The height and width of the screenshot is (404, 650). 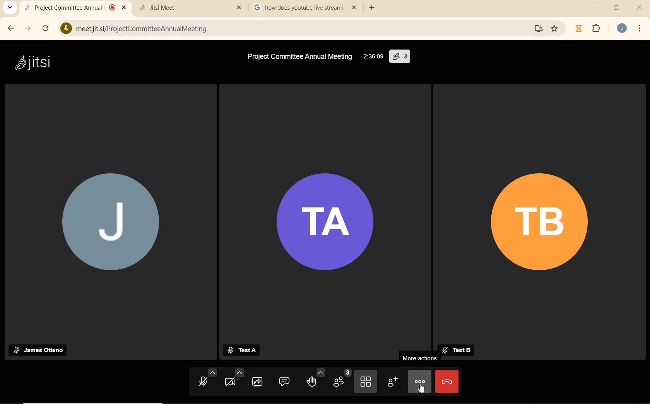 What do you see at coordinates (538, 29) in the screenshot?
I see `screen` at bounding box center [538, 29].